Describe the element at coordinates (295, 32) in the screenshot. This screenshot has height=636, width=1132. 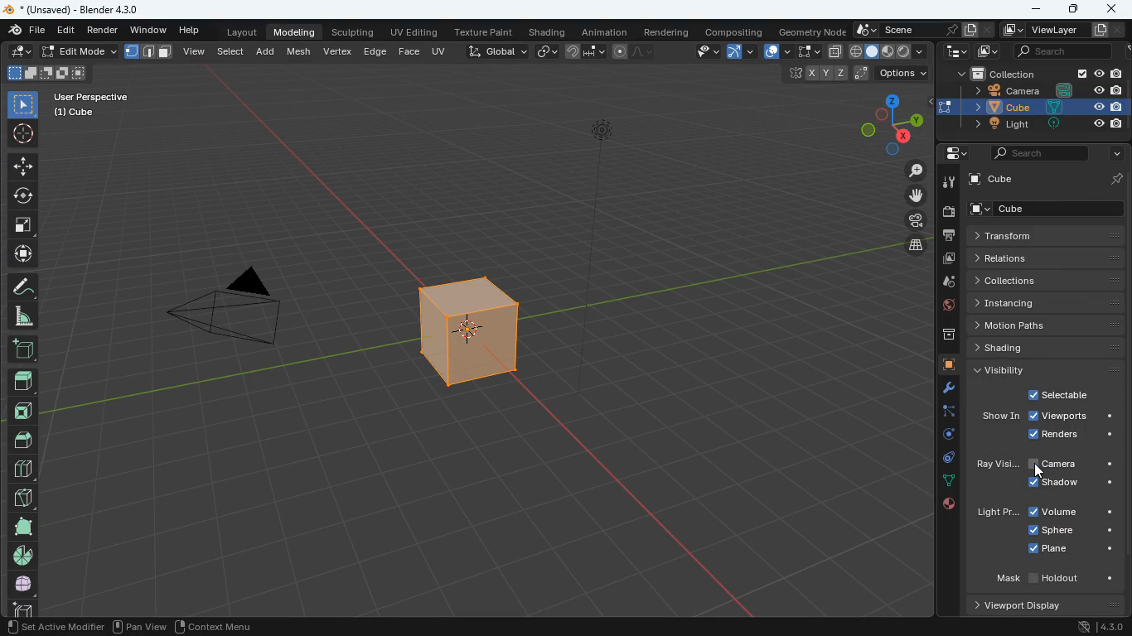
I see `modeling` at that location.